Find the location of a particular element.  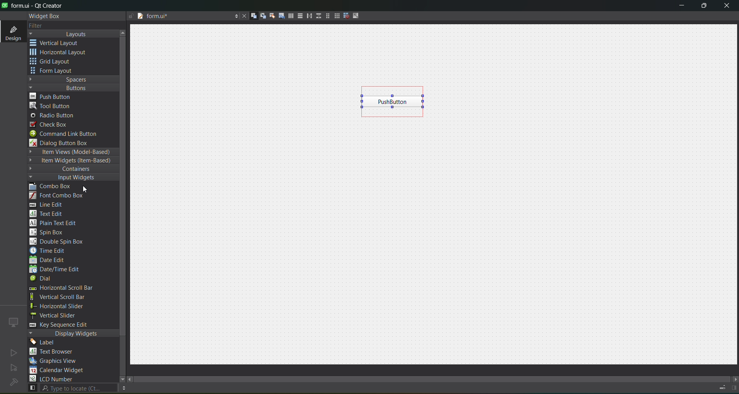

horizontal slider is located at coordinates (65, 306).